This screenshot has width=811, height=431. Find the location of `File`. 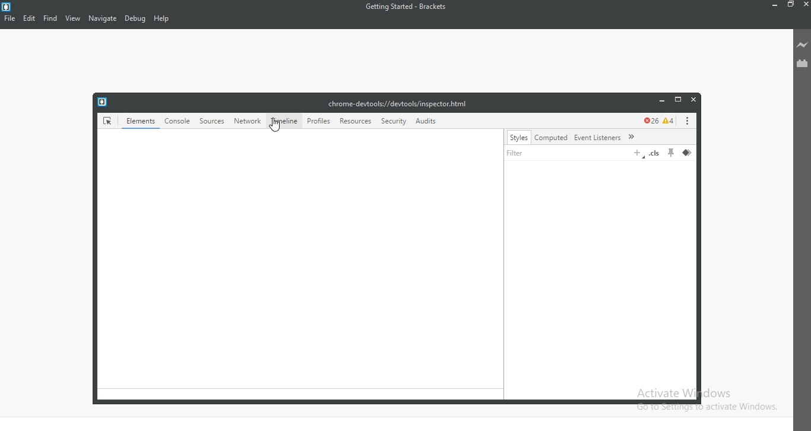

File is located at coordinates (11, 18).